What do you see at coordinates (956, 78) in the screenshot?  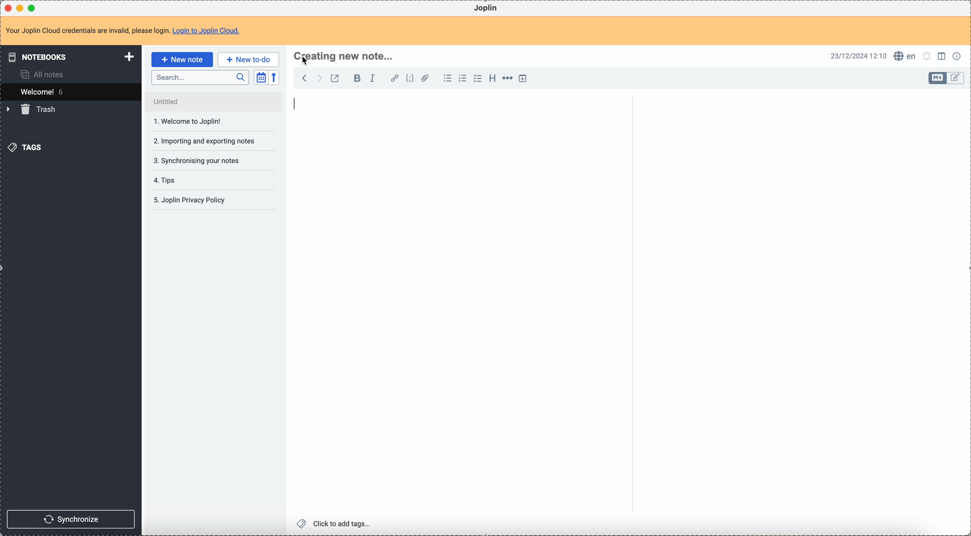 I see `toggle edit layout` at bounding box center [956, 78].